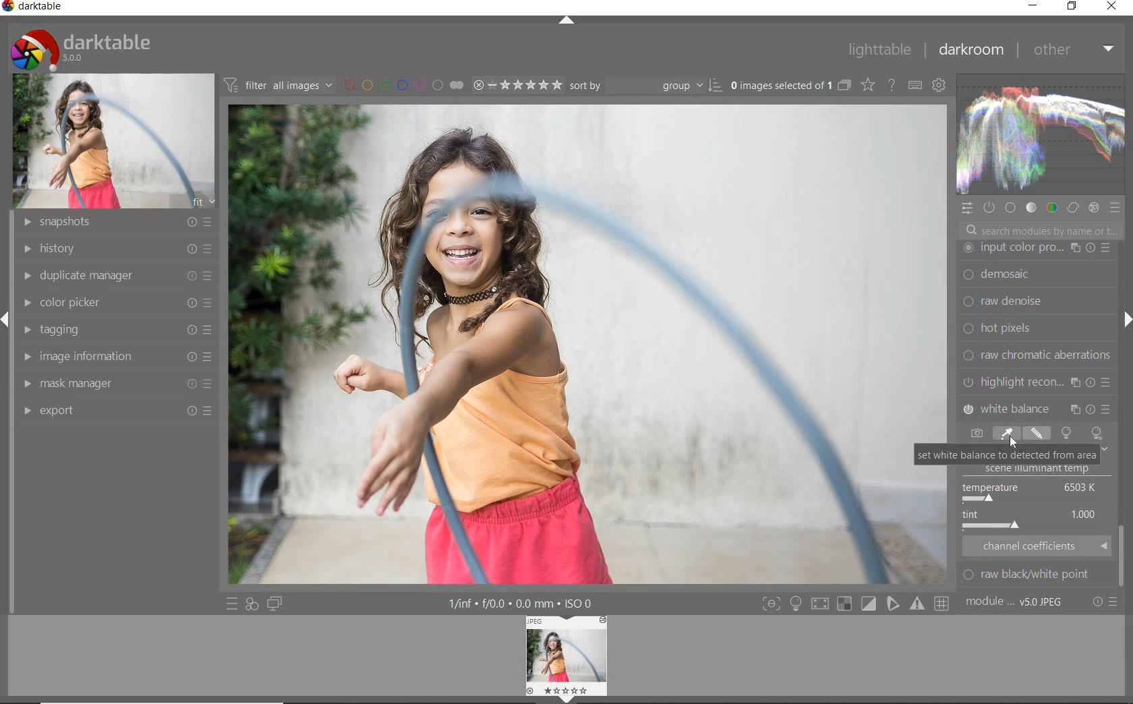 This screenshot has width=1133, height=704. Describe the element at coordinates (869, 604) in the screenshot. I see `toggle mode ` at that location.